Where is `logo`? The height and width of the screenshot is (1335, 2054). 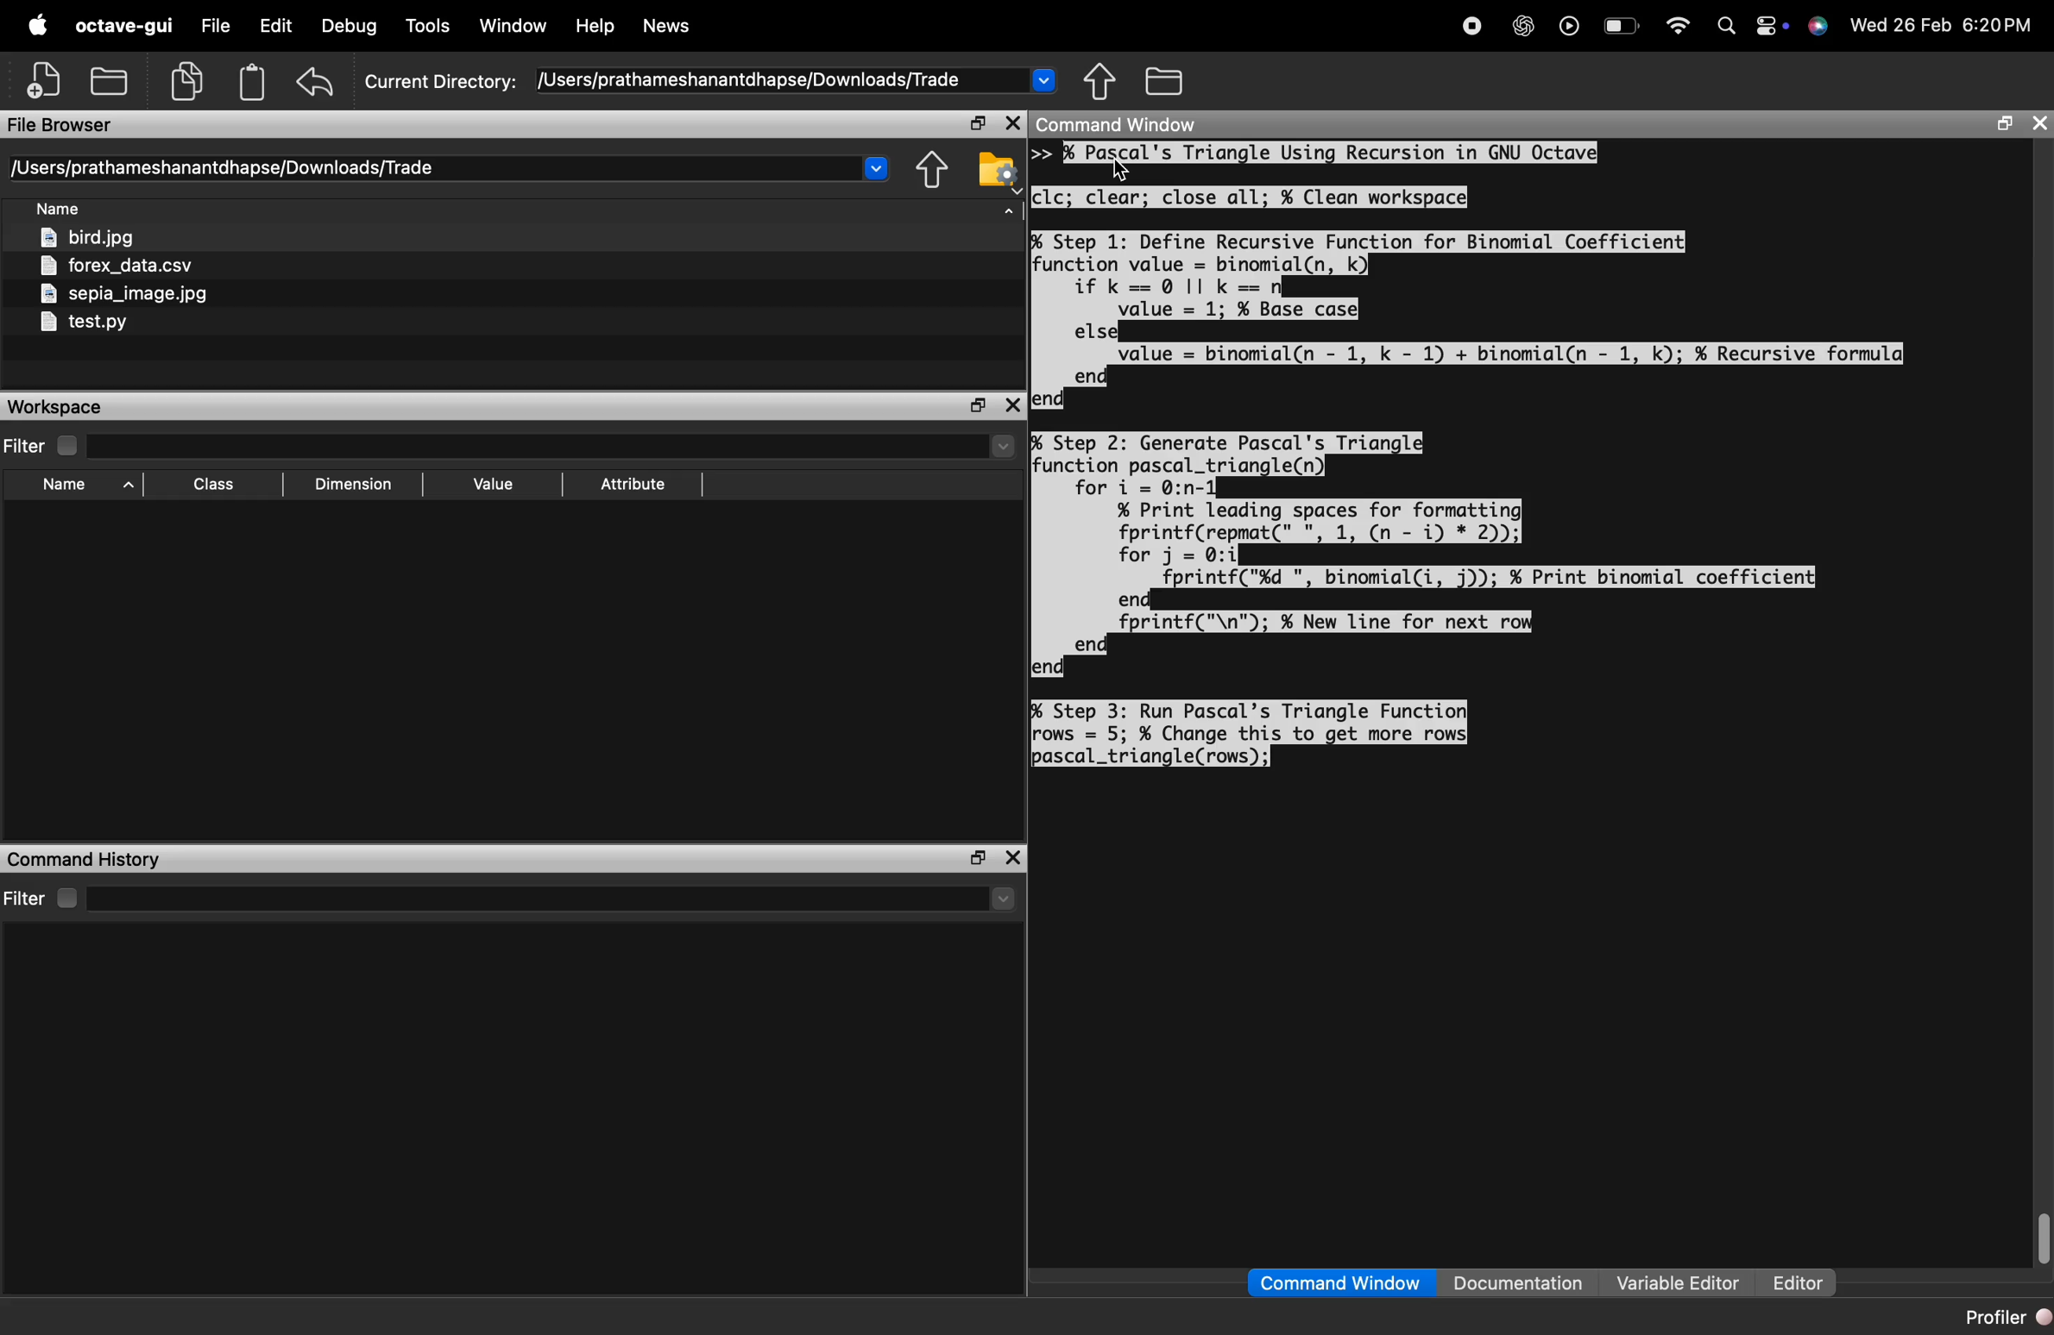
logo is located at coordinates (1818, 26).